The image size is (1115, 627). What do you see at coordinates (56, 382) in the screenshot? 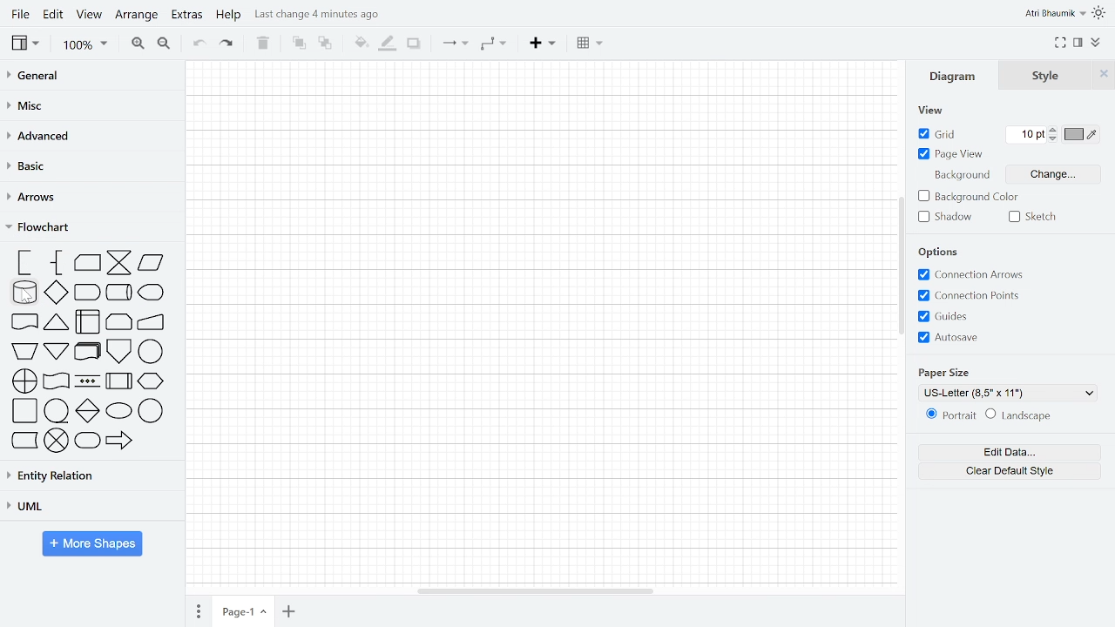
I see `tape` at bounding box center [56, 382].